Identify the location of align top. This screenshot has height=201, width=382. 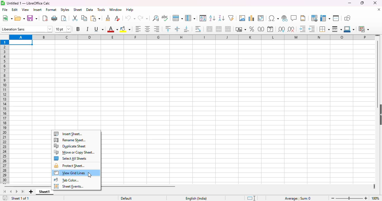
(168, 29).